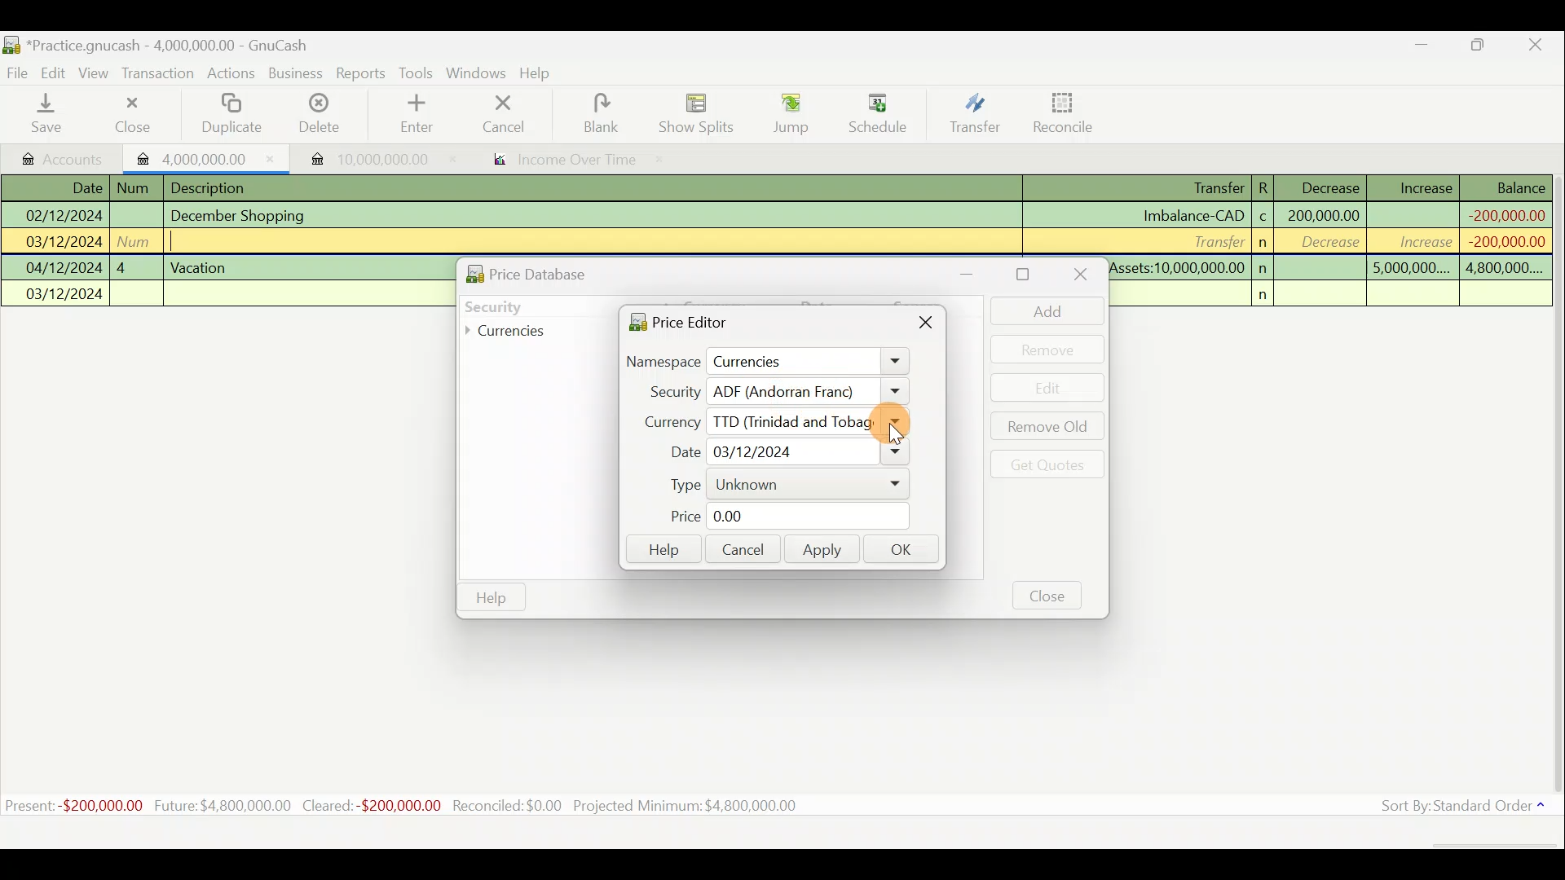 Image resolution: width=1565 pixels, height=880 pixels. What do you see at coordinates (541, 75) in the screenshot?
I see `Help` at bounding box center [541, 75].